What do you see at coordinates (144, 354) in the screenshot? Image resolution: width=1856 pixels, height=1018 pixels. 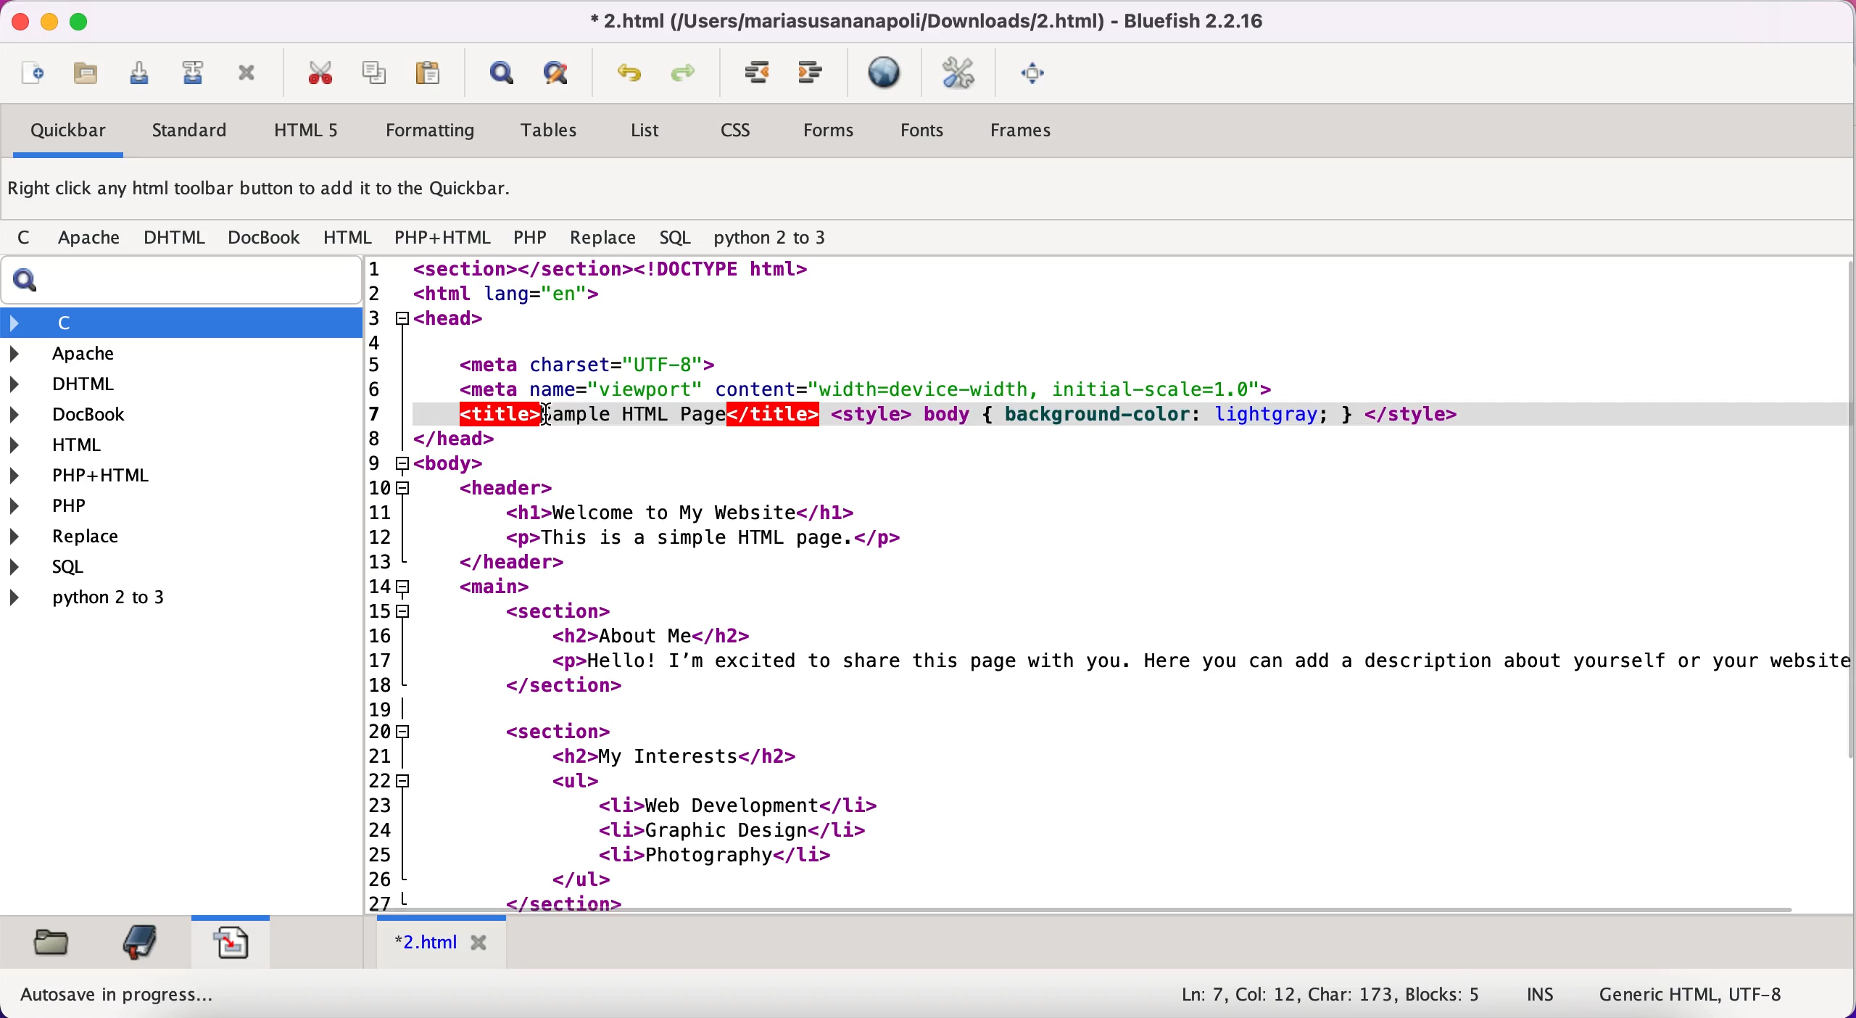 I see `apache` at bounding box center [144, 354].